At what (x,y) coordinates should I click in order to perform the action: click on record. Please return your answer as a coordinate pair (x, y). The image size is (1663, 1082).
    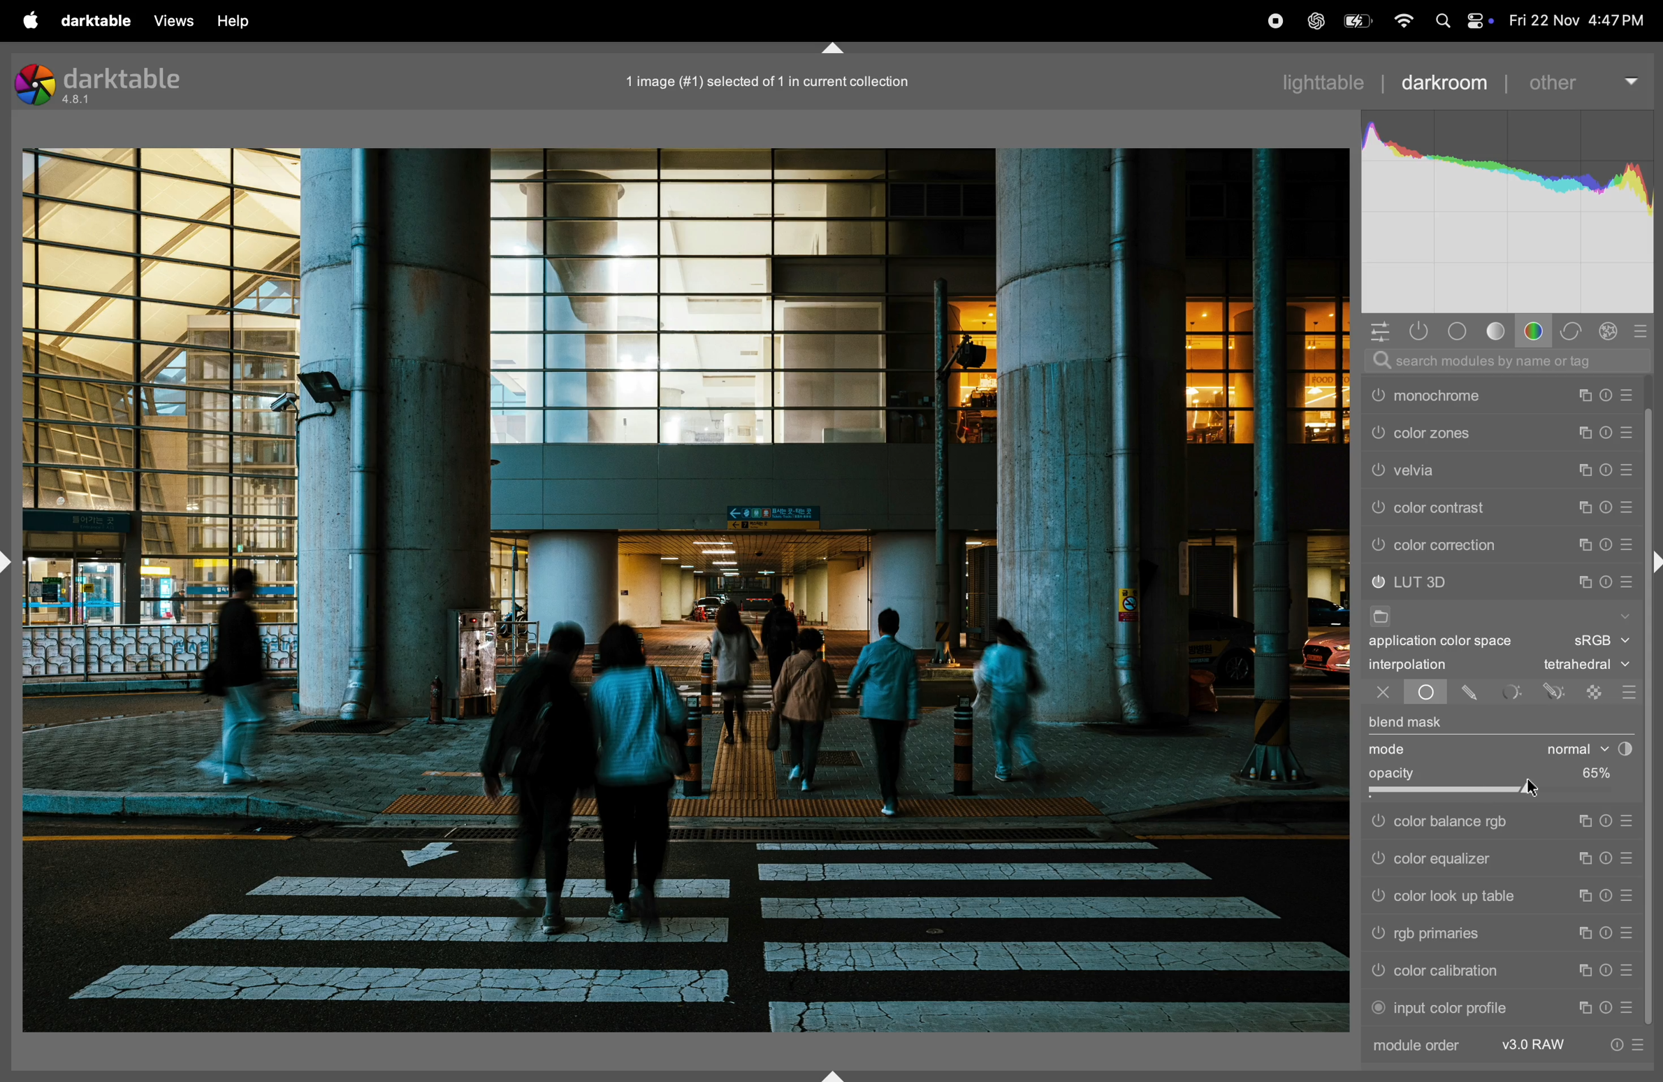
    Looking at the image, I should click on (1270, 20).